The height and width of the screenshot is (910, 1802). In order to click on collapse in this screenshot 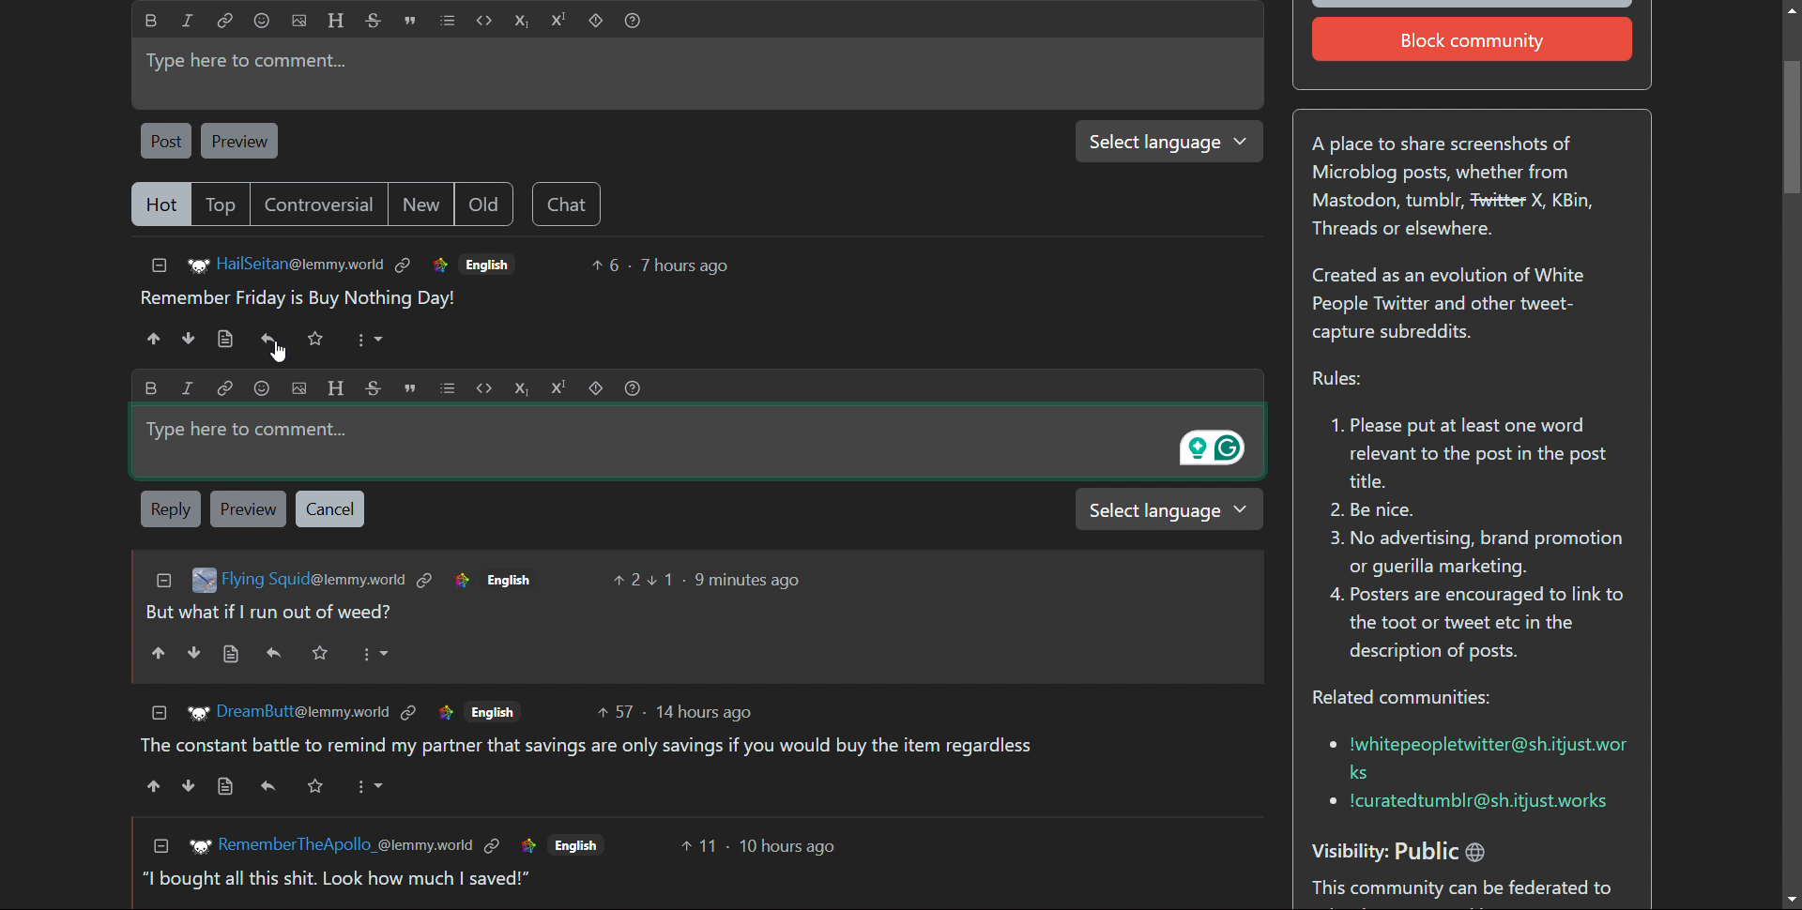, I will do `click(159, 265)`.